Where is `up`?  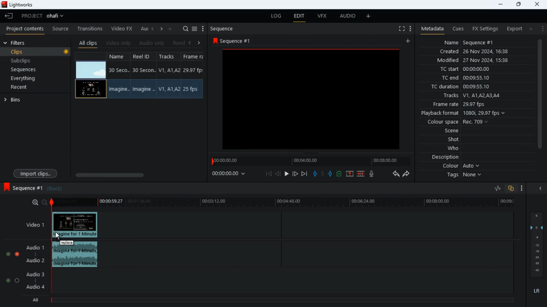
up is located at coordinates (350, 174).